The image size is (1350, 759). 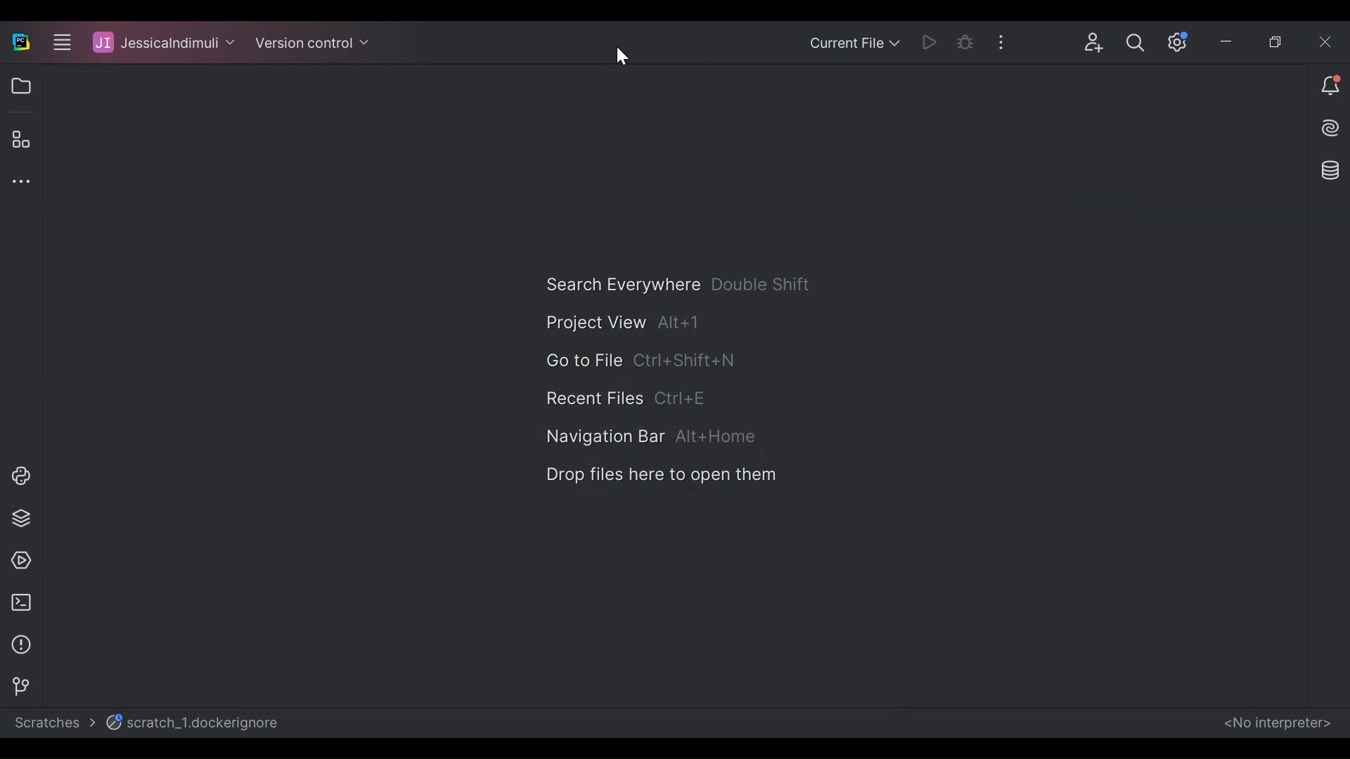 I want to click on Drop files here to open them, so click(x=659, y=475).